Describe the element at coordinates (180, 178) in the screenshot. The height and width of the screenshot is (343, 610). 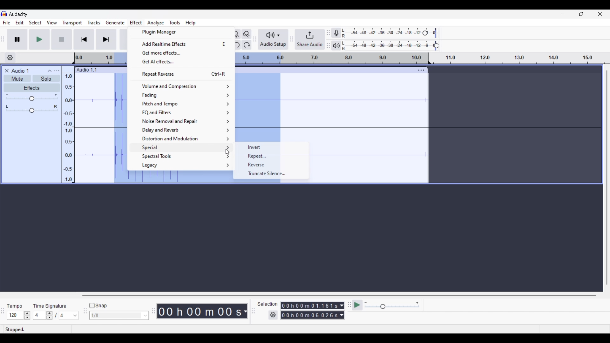
I see `Portion of recorded audio track selected` at that location.